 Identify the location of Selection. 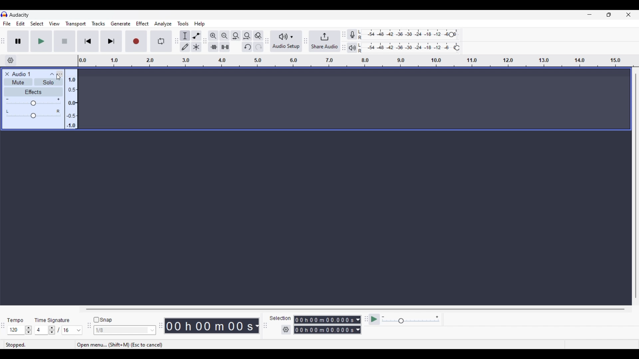
(280, 318).